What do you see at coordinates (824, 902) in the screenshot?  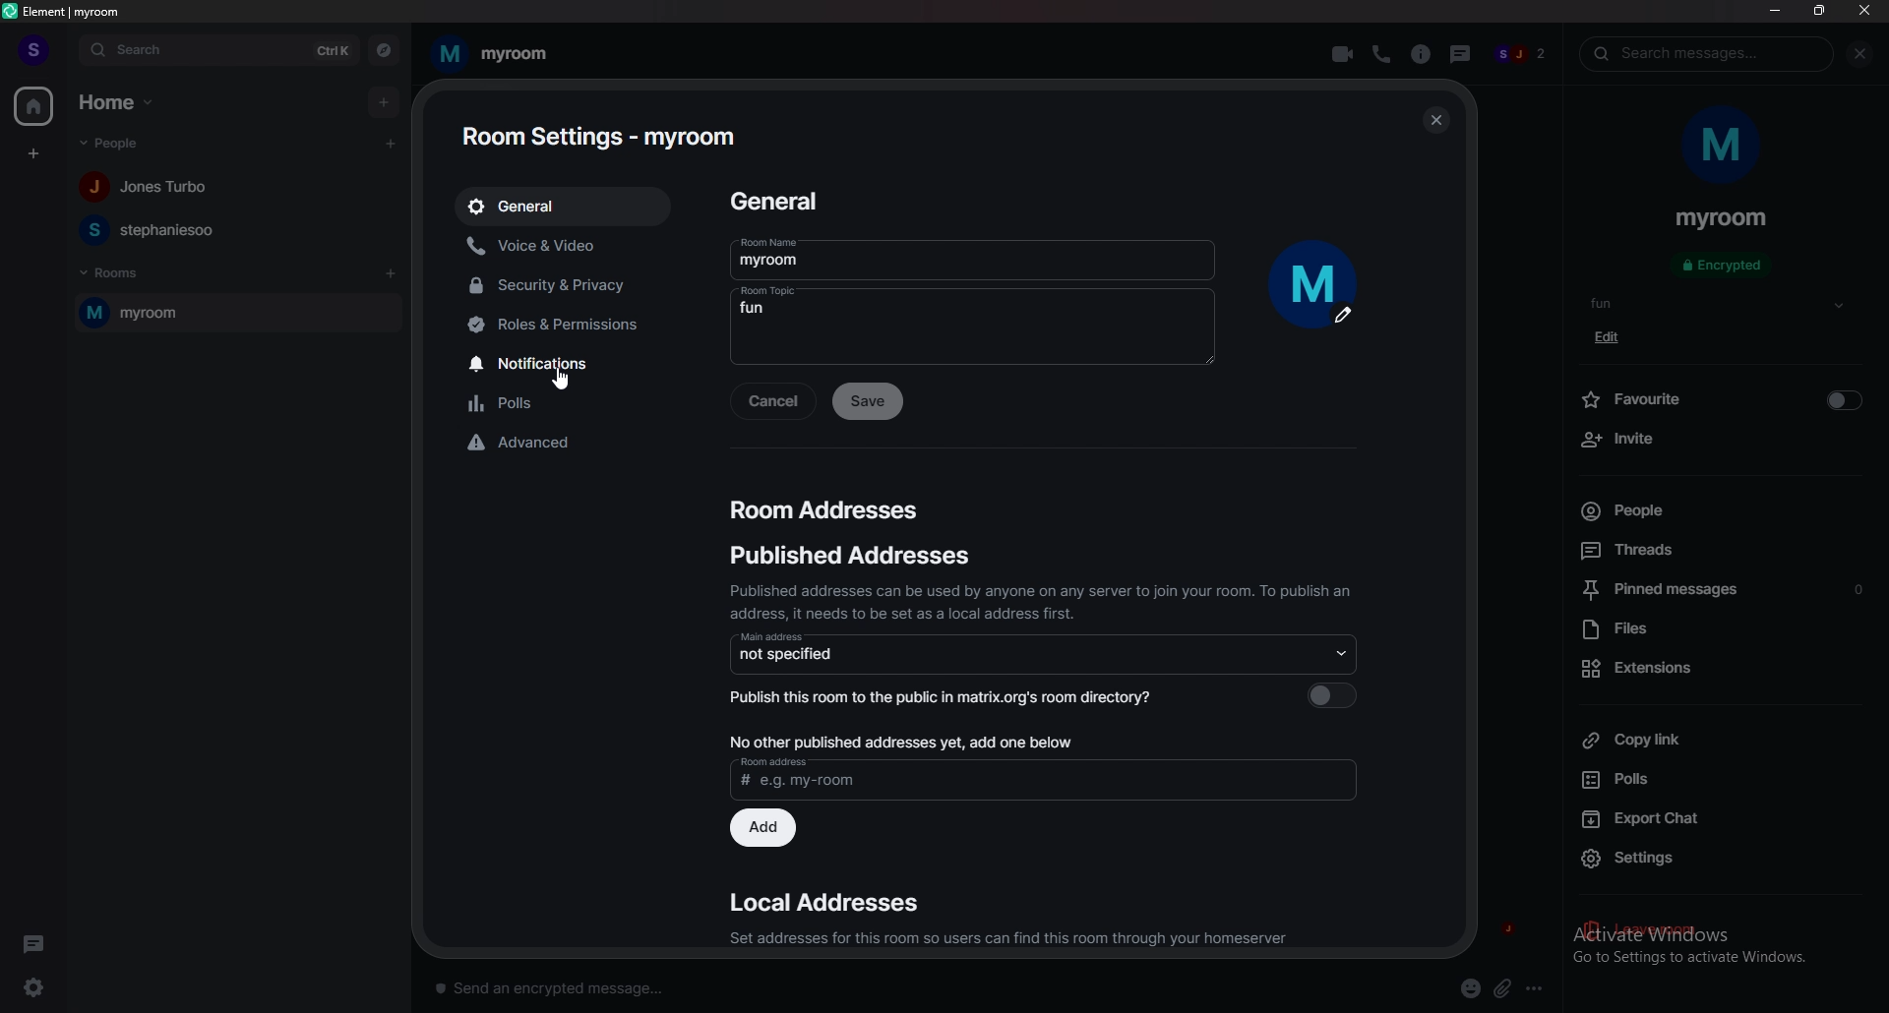 I see `local addresses` at bounding box center [824, 902].